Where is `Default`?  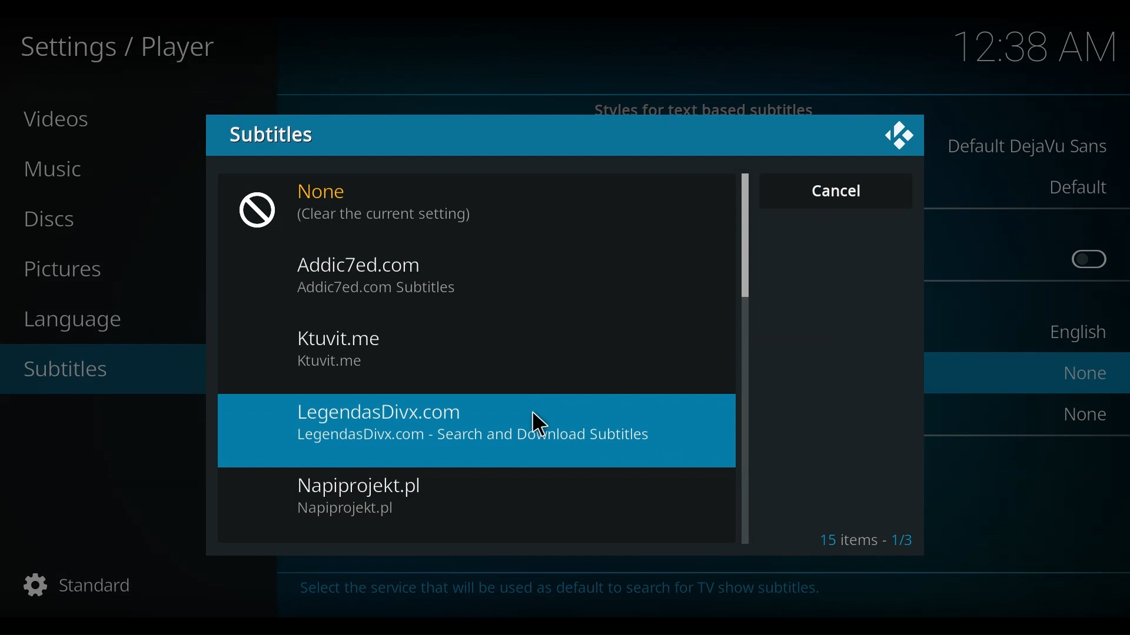 Default is located at coordinates (1076, 187).